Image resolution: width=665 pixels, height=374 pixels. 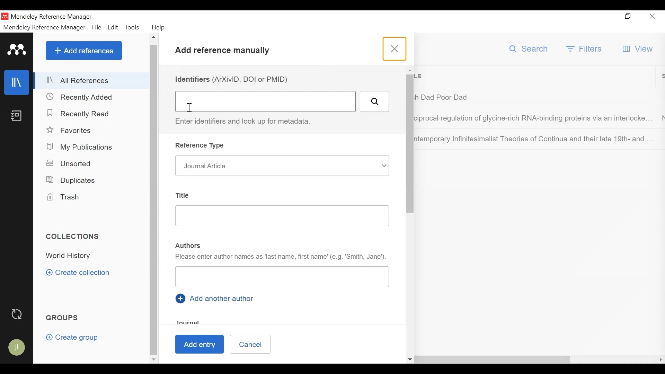 What do you see at coordinates (5, 16) in the screenshot?
I see `Mendeley Desktop icon` at bounding box center [5, 16].